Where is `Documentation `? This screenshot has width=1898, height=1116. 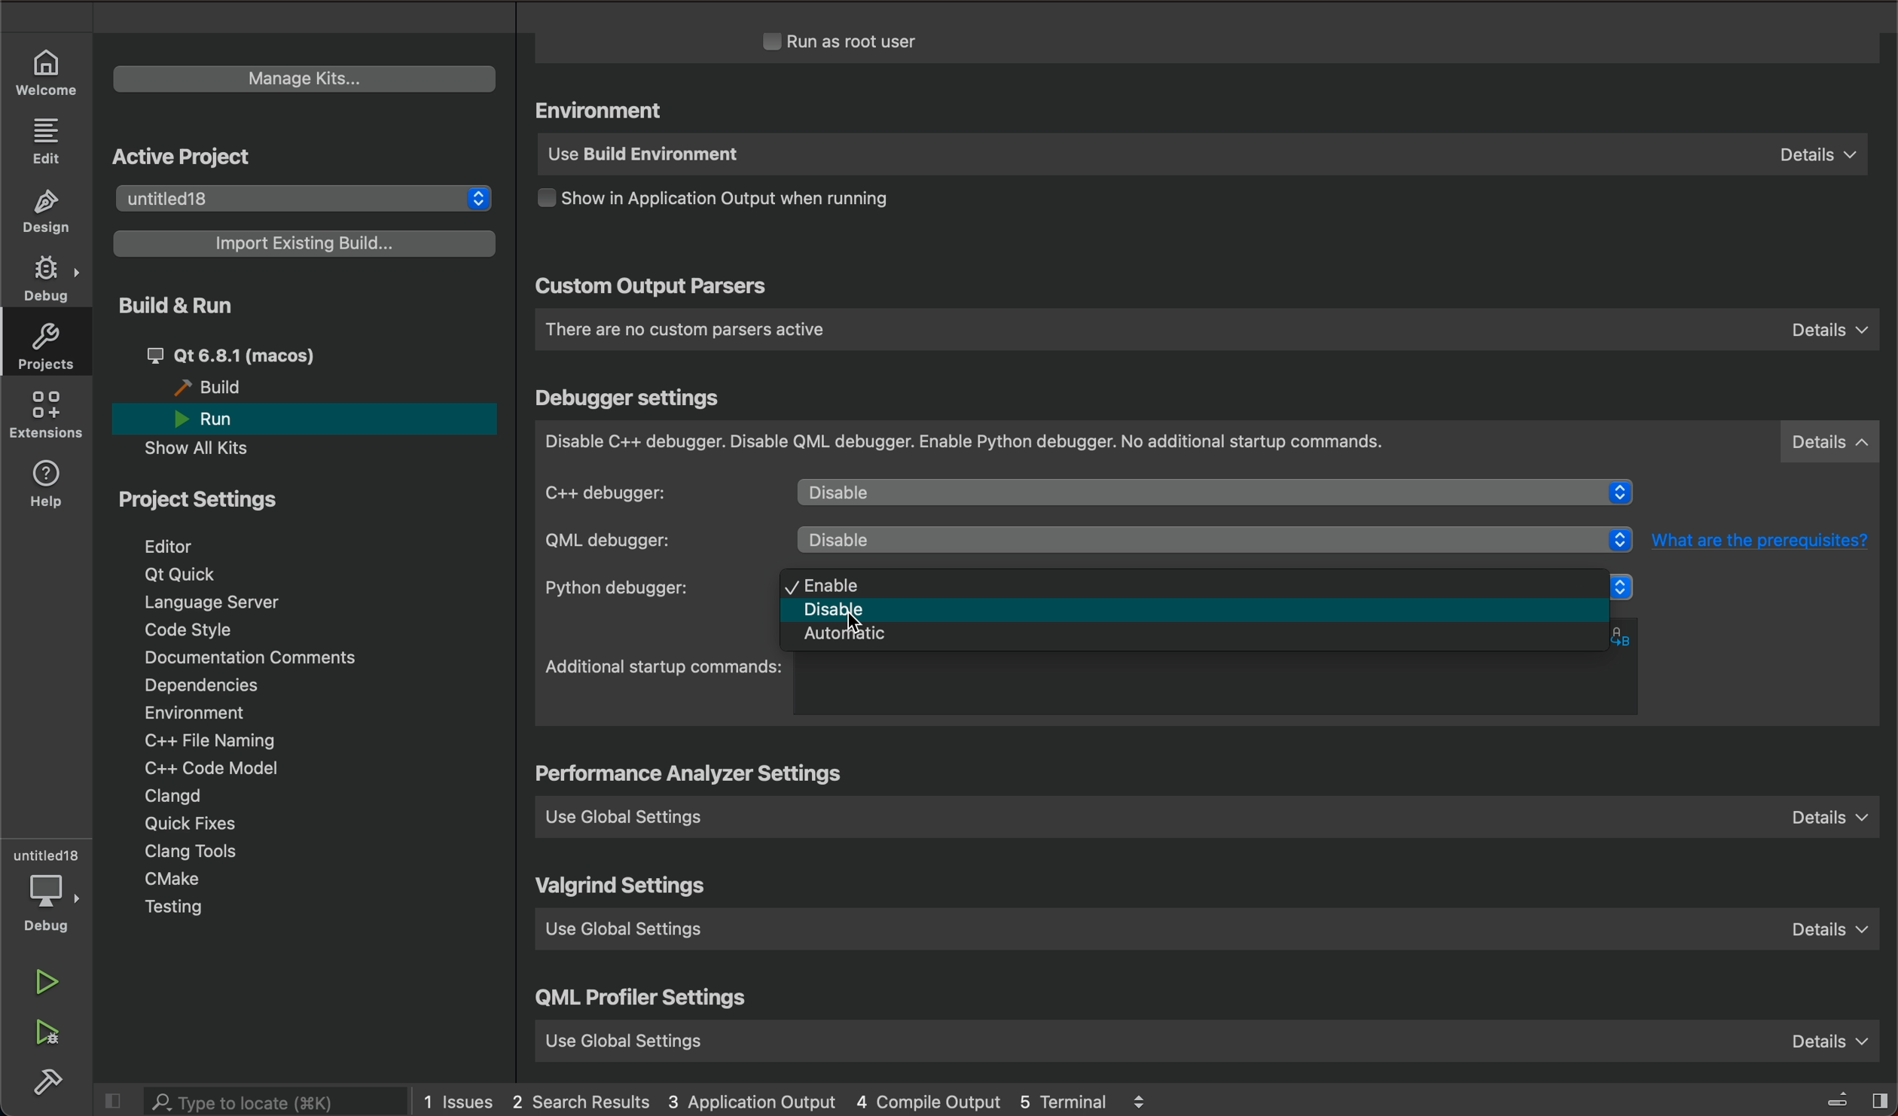
Documentation  is located at coordinates (268, 659).